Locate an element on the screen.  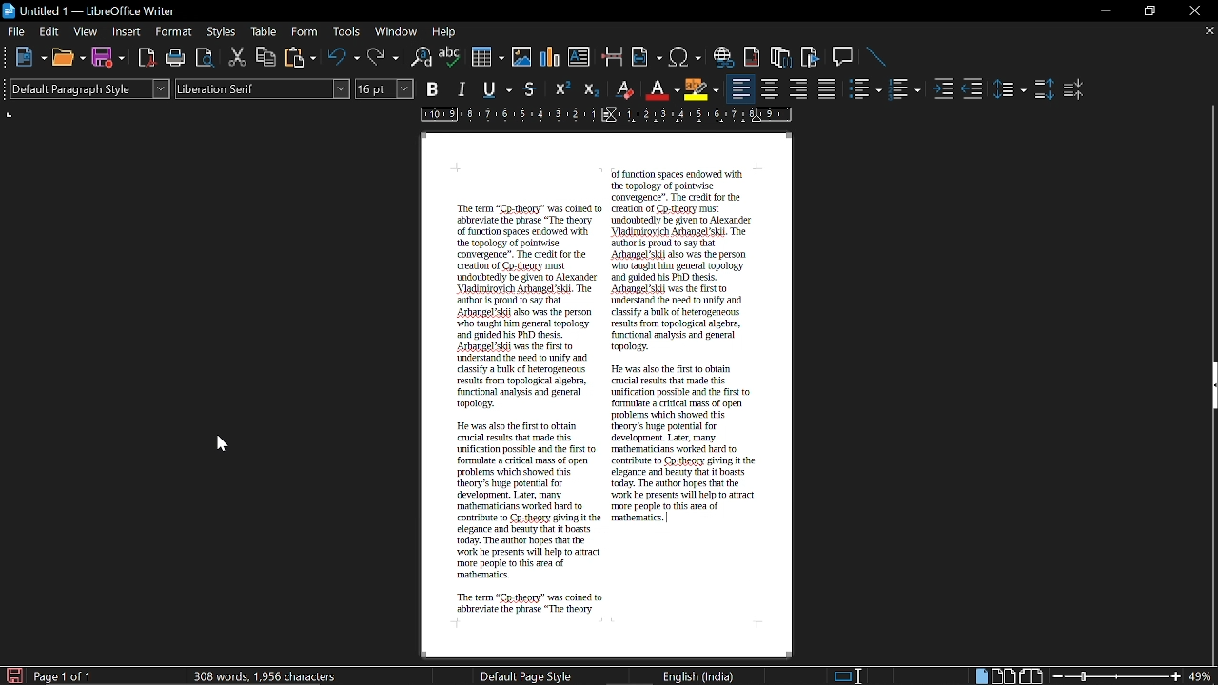
Decrease indent is located at coordinates (976, 88).